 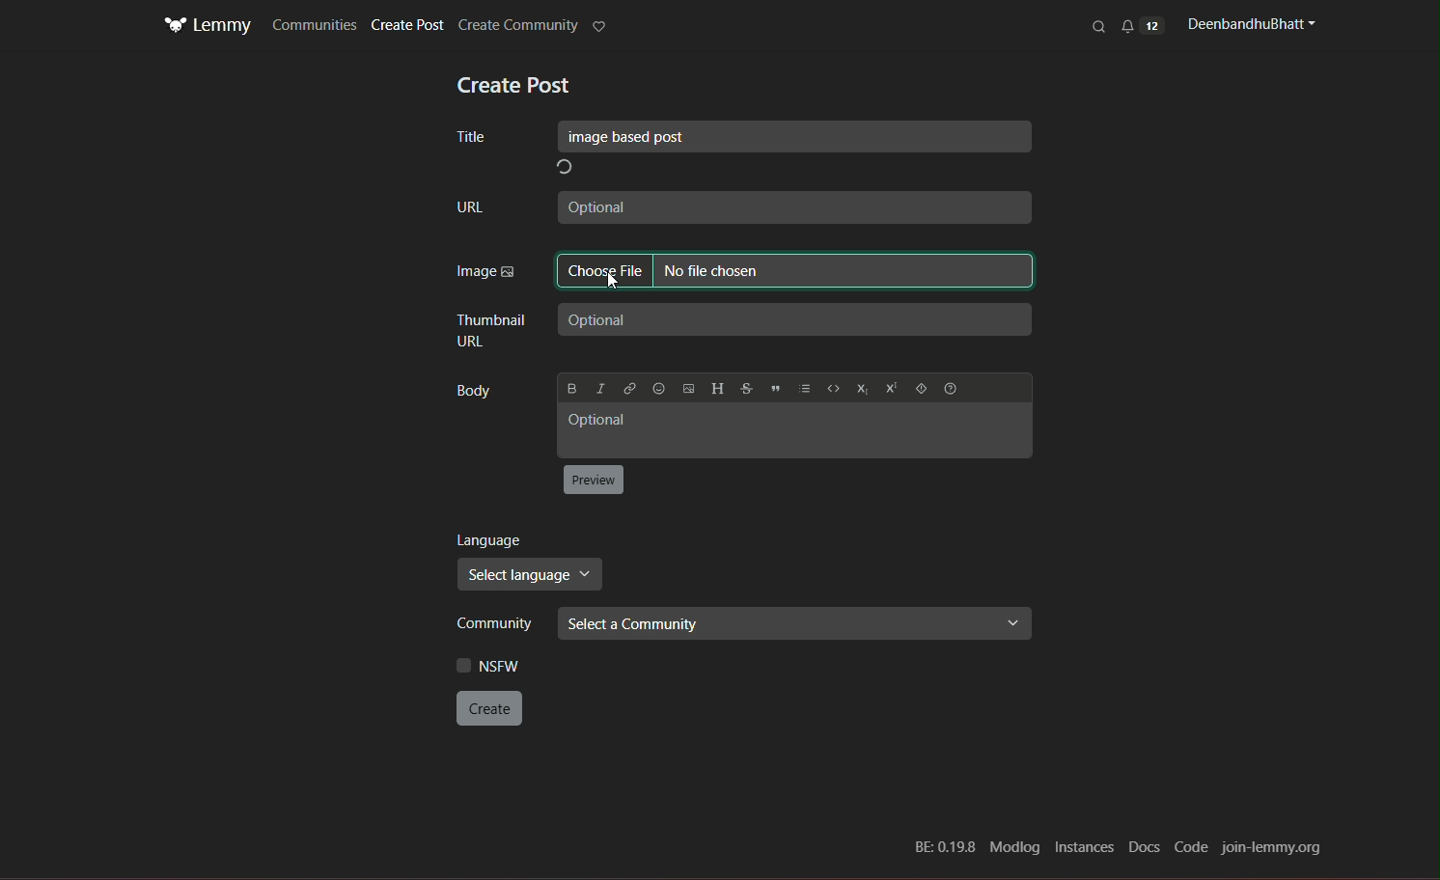 I want to click on community, so click(x=497, y=622).